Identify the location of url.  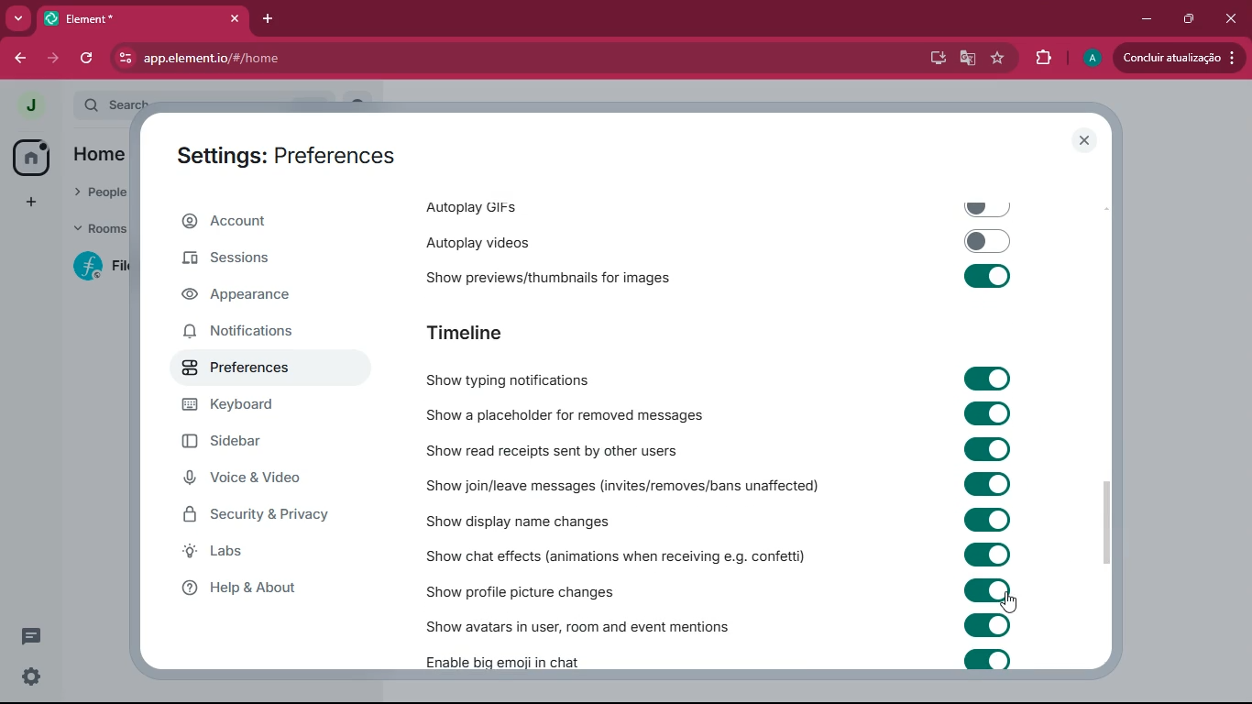
(265, 59).